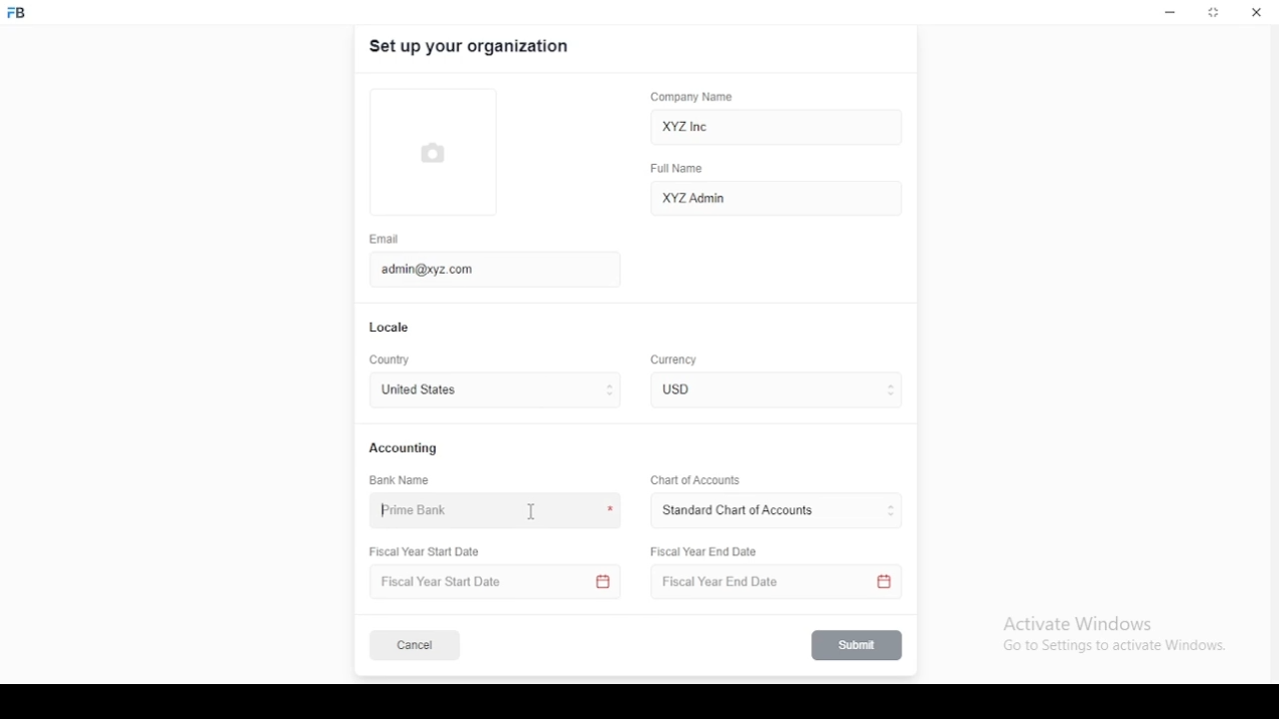 The image size is (1279, 719). Describe the element at coordinates (415, 646) in the screenshot. I see `cancel` at that location.